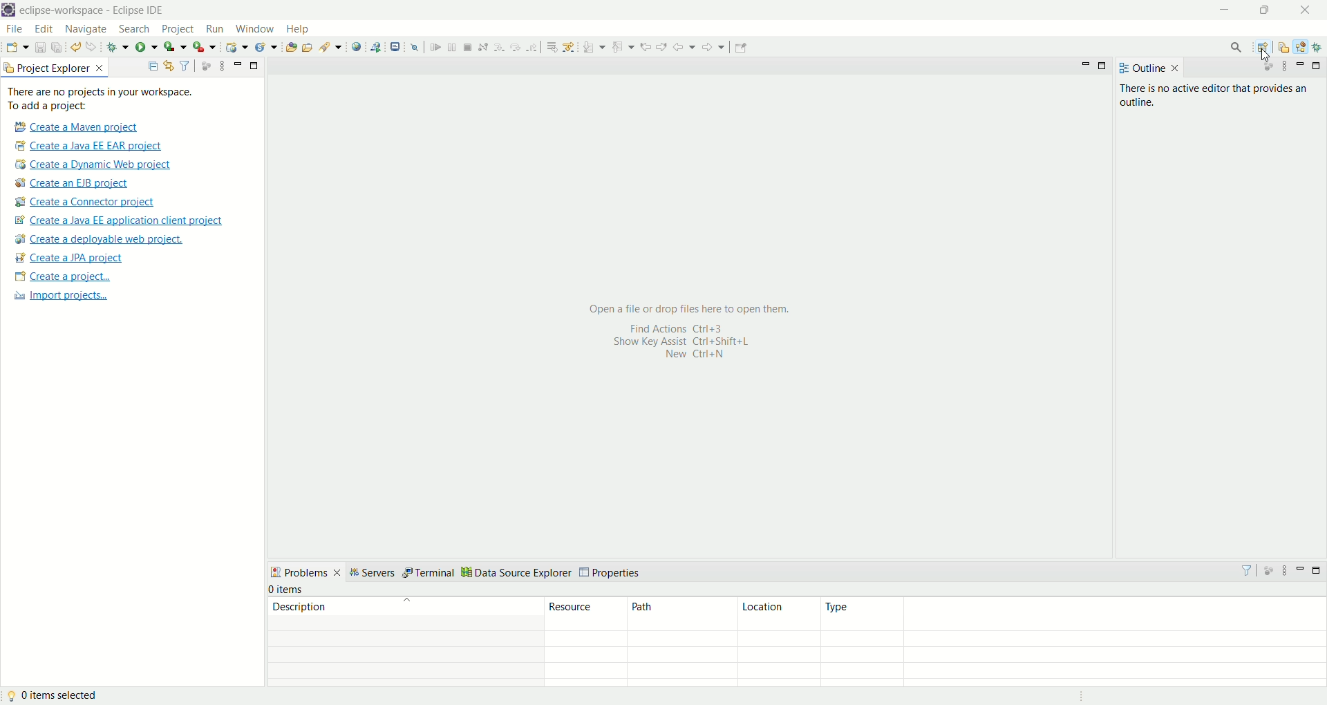 The height and width of the screenshot is (705, 1327). Describe the element at coordinates (1305, 10) in the screenshot. I see `close` at that location.